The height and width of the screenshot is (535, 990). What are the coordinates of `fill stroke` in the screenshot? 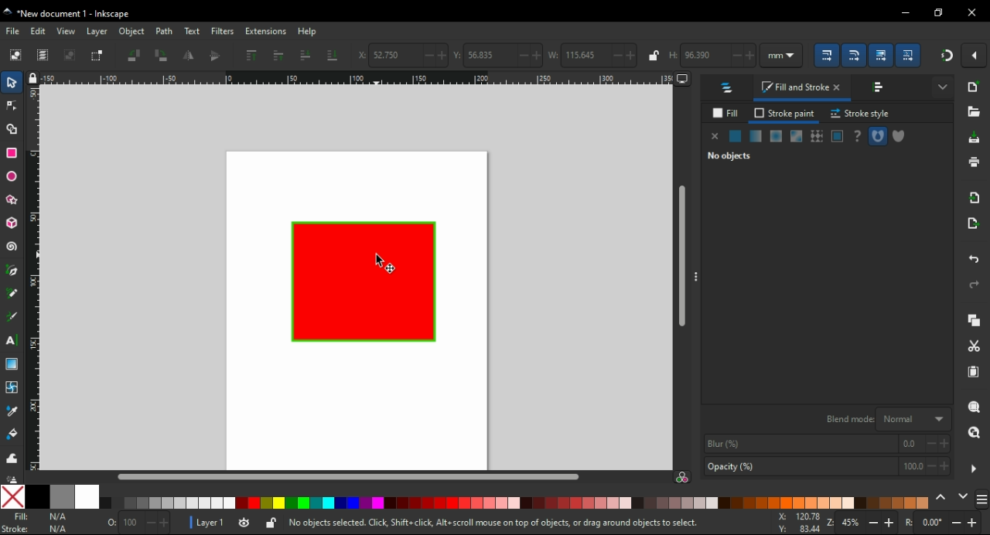 It's located at (802, 89).